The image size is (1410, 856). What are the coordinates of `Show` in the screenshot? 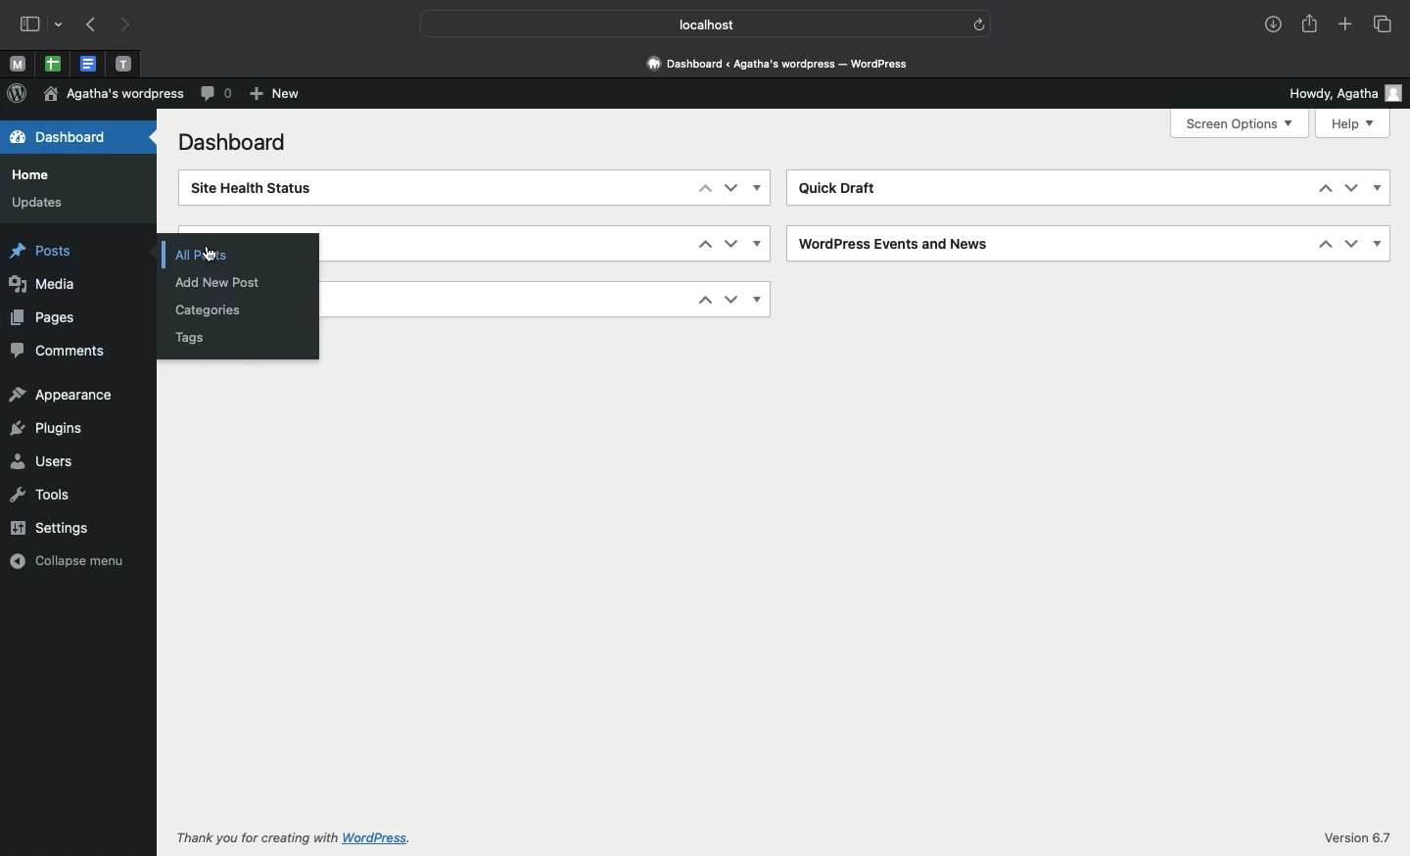 It's located at (1379, 242).